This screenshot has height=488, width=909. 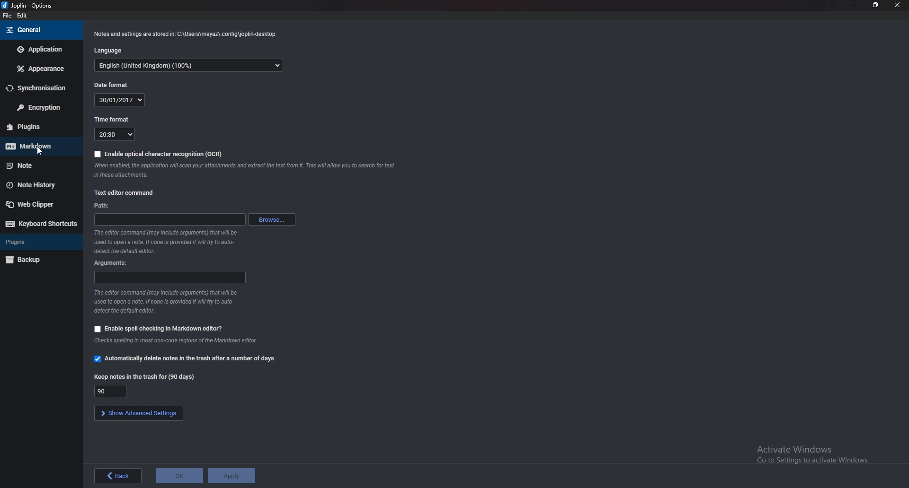 I want to click on Plugins, so click(x=38, y=127).